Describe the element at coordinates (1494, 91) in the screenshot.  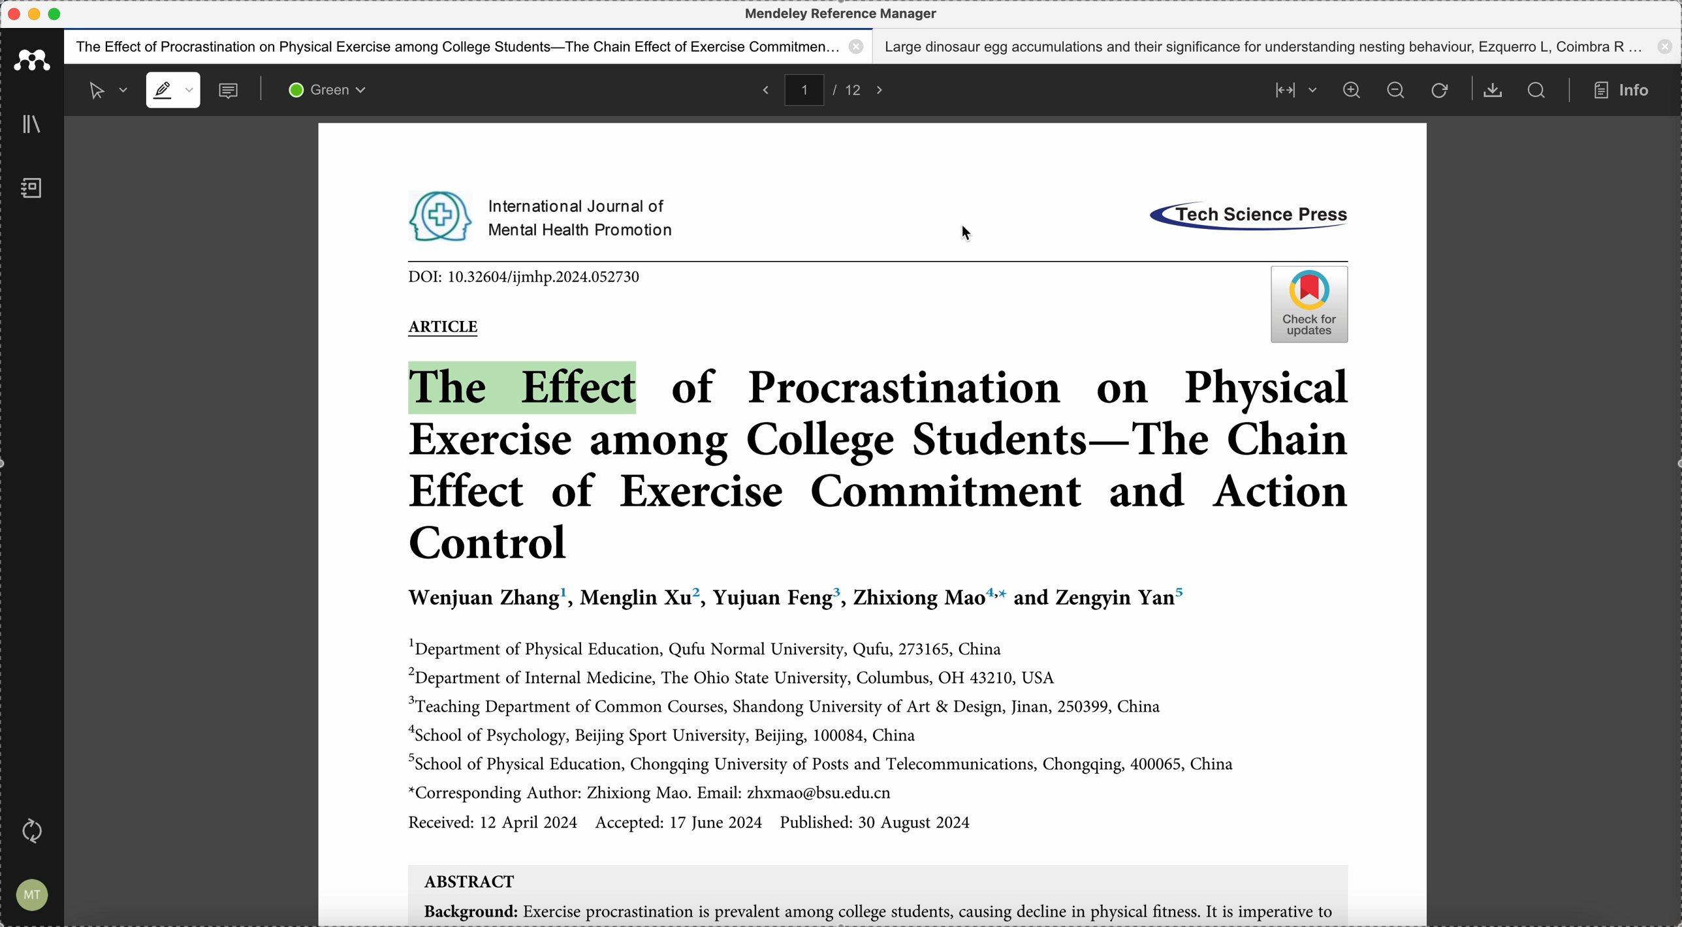
I see `download document` at that location.